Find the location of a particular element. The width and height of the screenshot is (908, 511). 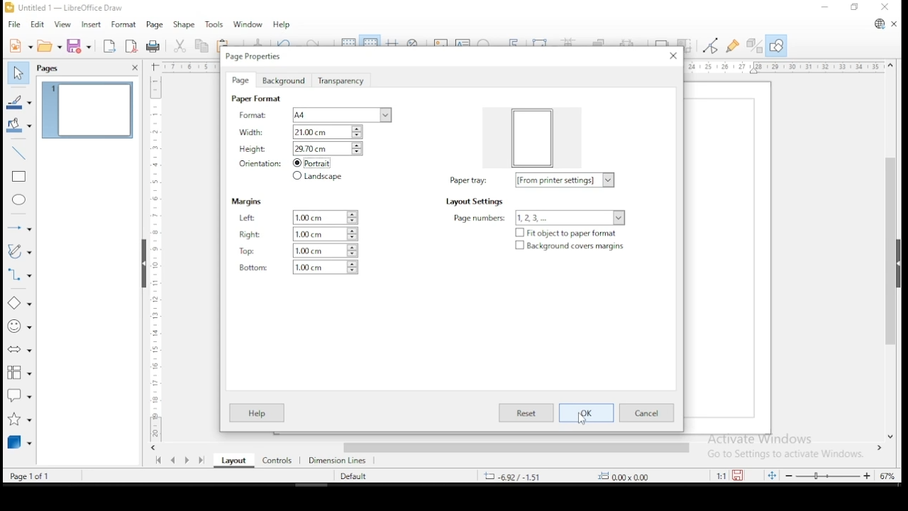

layout settings is located at coordinates (532, 180).